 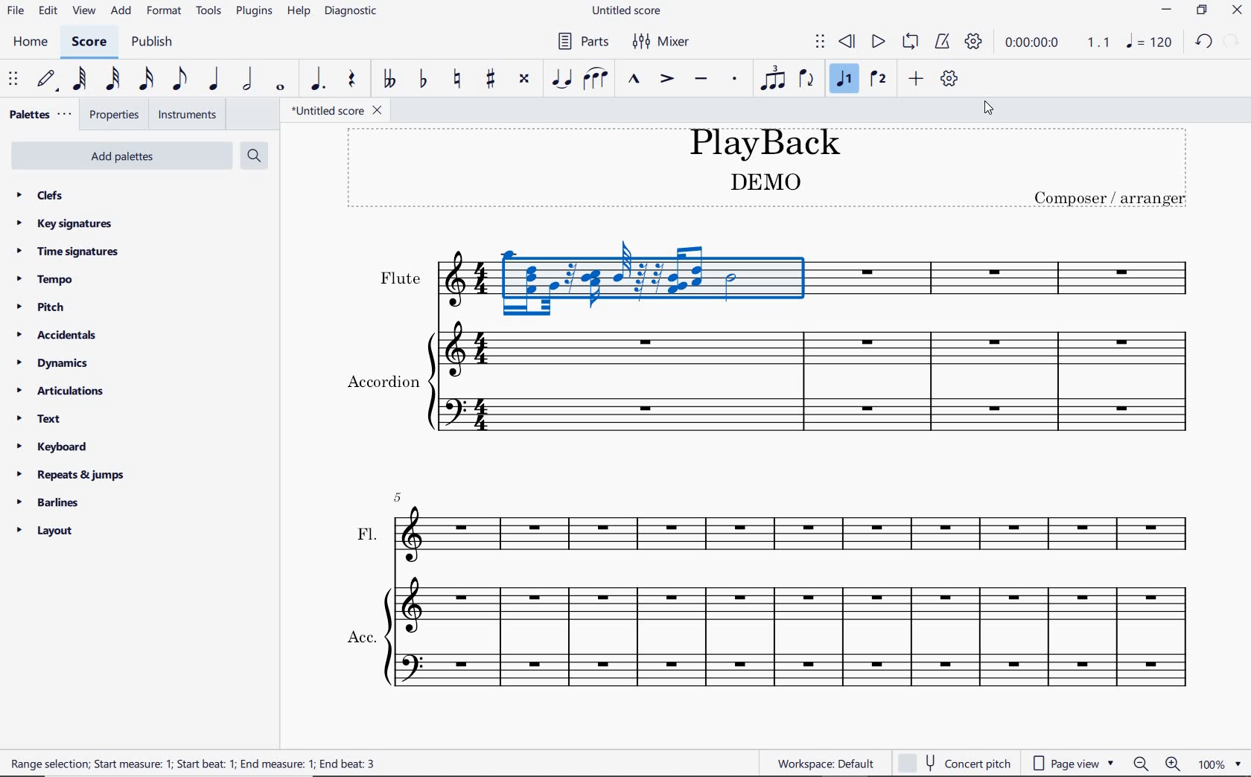 What do you see at coordinates (351, 11) in the screenshot?
I see `diagnostic` at bounding box center [351, 11].